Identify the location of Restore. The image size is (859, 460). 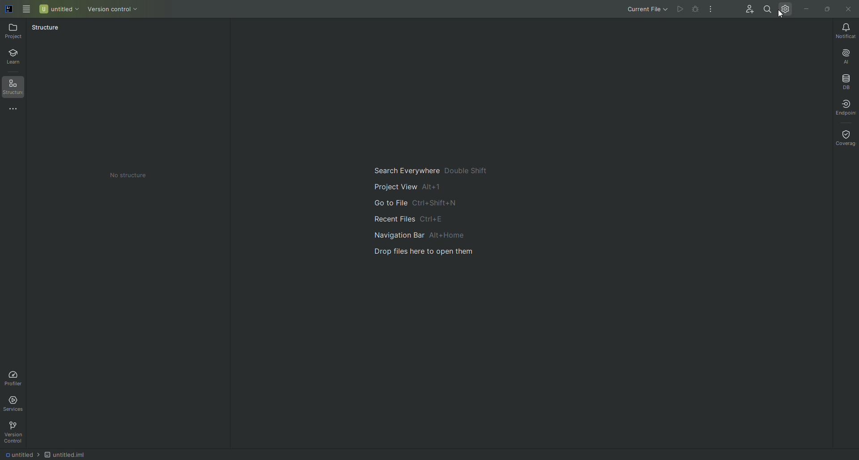
(829, 9).